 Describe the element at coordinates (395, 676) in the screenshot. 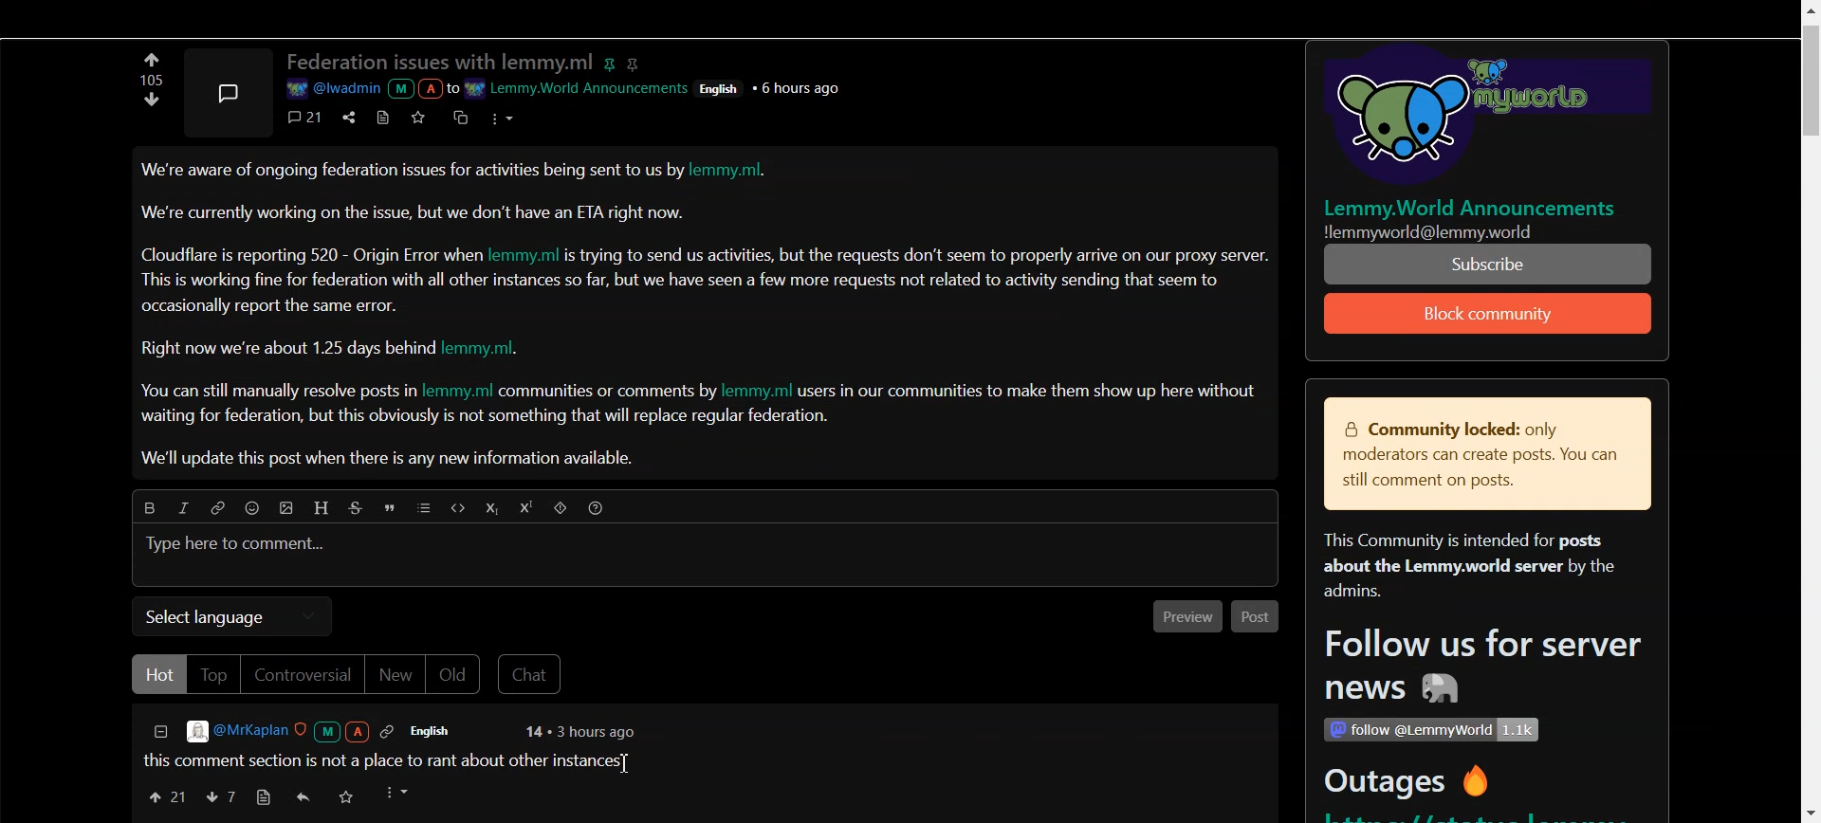

I see `New` at that location.